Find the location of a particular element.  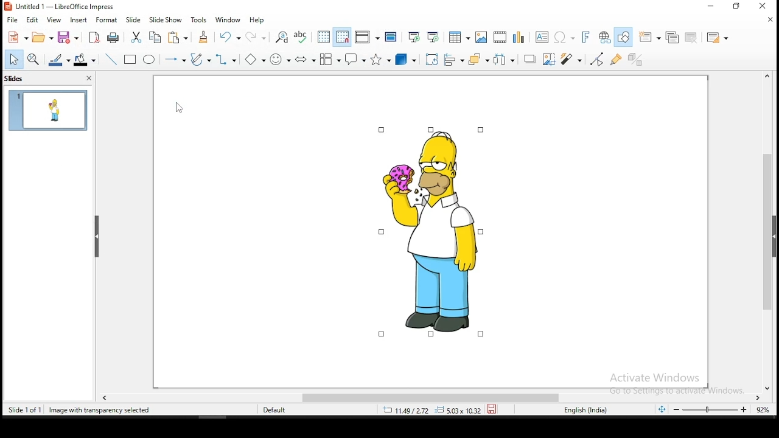

insert is located at coordinates (77, 19).